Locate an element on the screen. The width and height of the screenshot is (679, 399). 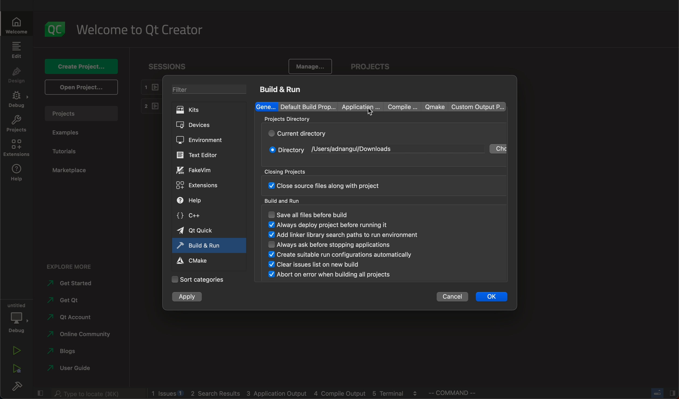
started is located at coordinates (73, 283).